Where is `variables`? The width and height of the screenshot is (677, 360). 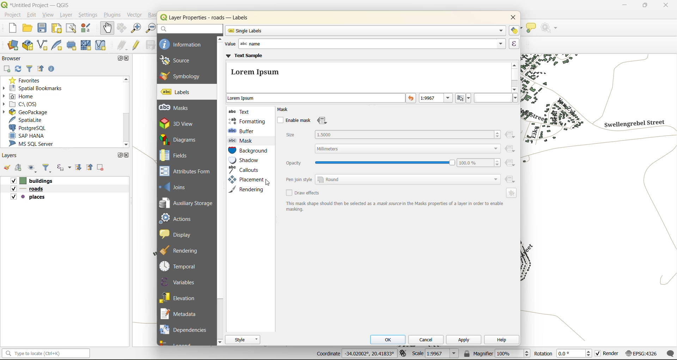 variables is located at coordinates (179, 282).